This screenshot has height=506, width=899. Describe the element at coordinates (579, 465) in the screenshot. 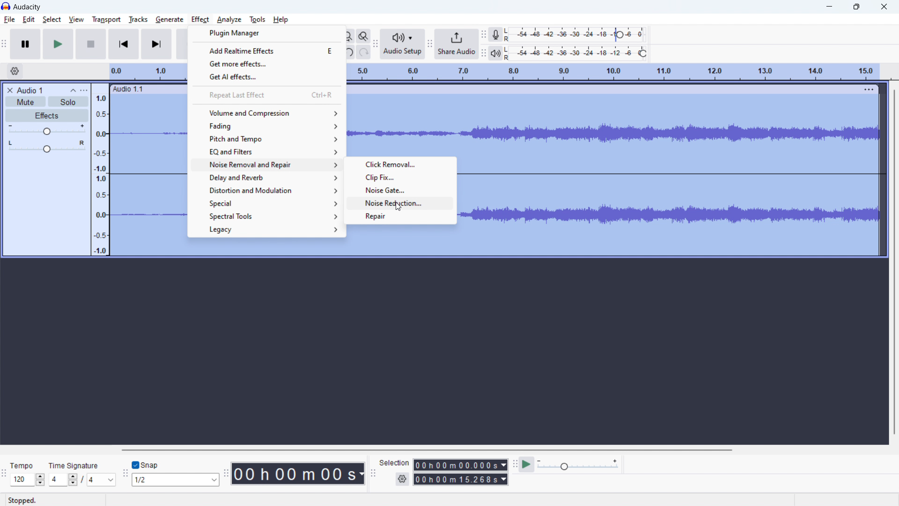

I see `playback meter` at that location.